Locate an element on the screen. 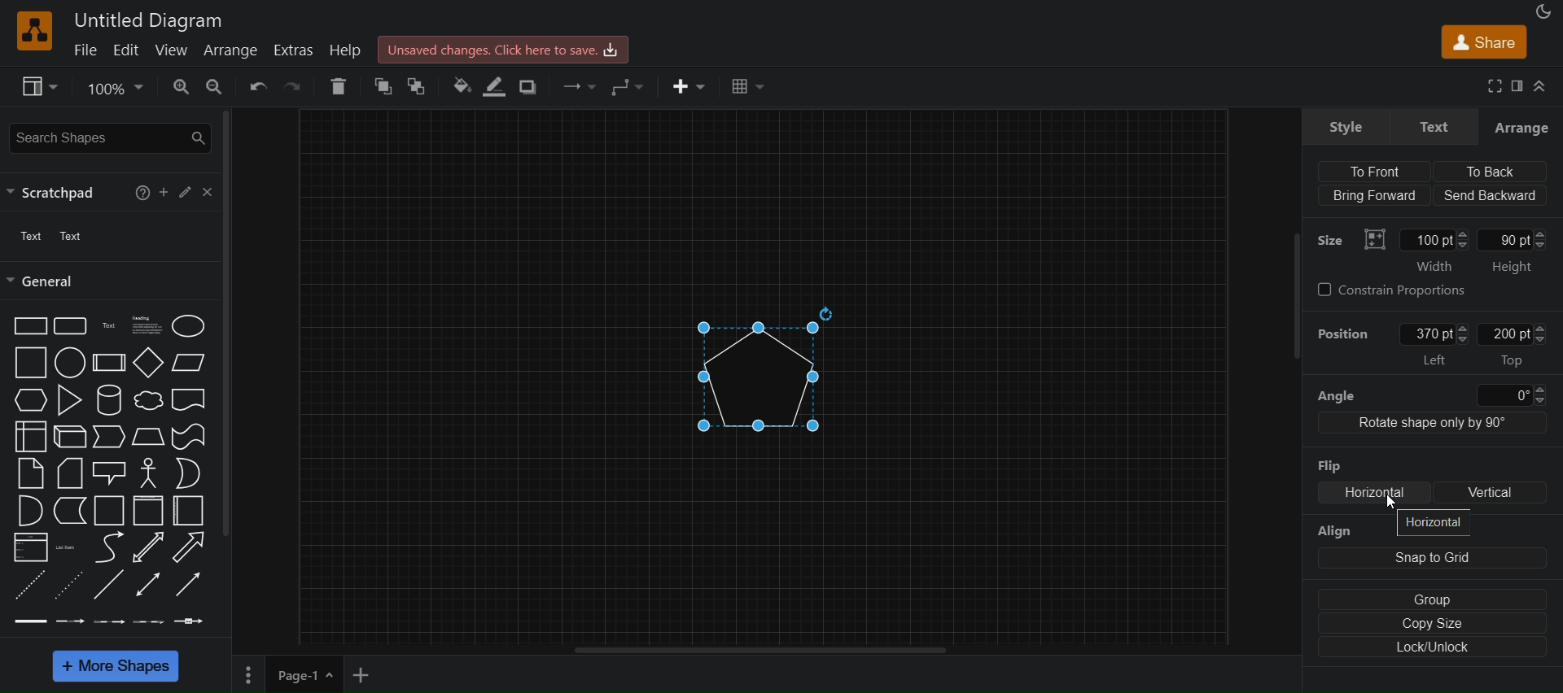 The height and width of the screenshot is (693, 1563). connection is located at coordinates (575, 86).